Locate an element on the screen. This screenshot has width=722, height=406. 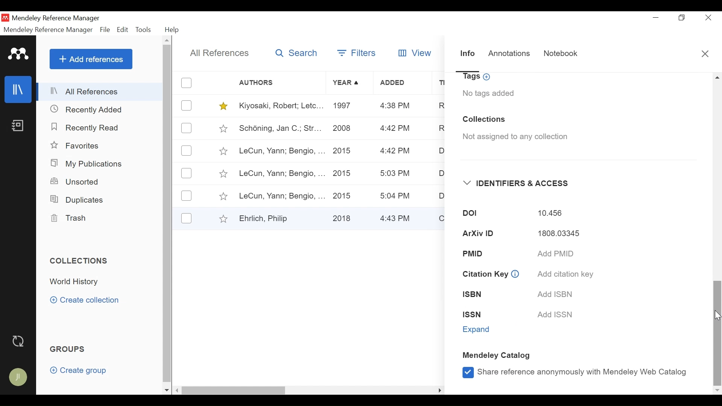
Add ISBN is located at coordinates (554, 294).